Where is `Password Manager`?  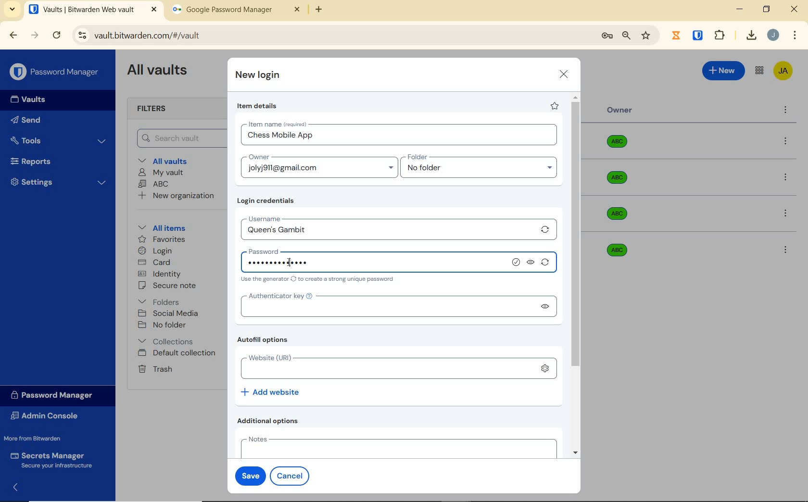 Password Manager is located at coordinates (56, 73).